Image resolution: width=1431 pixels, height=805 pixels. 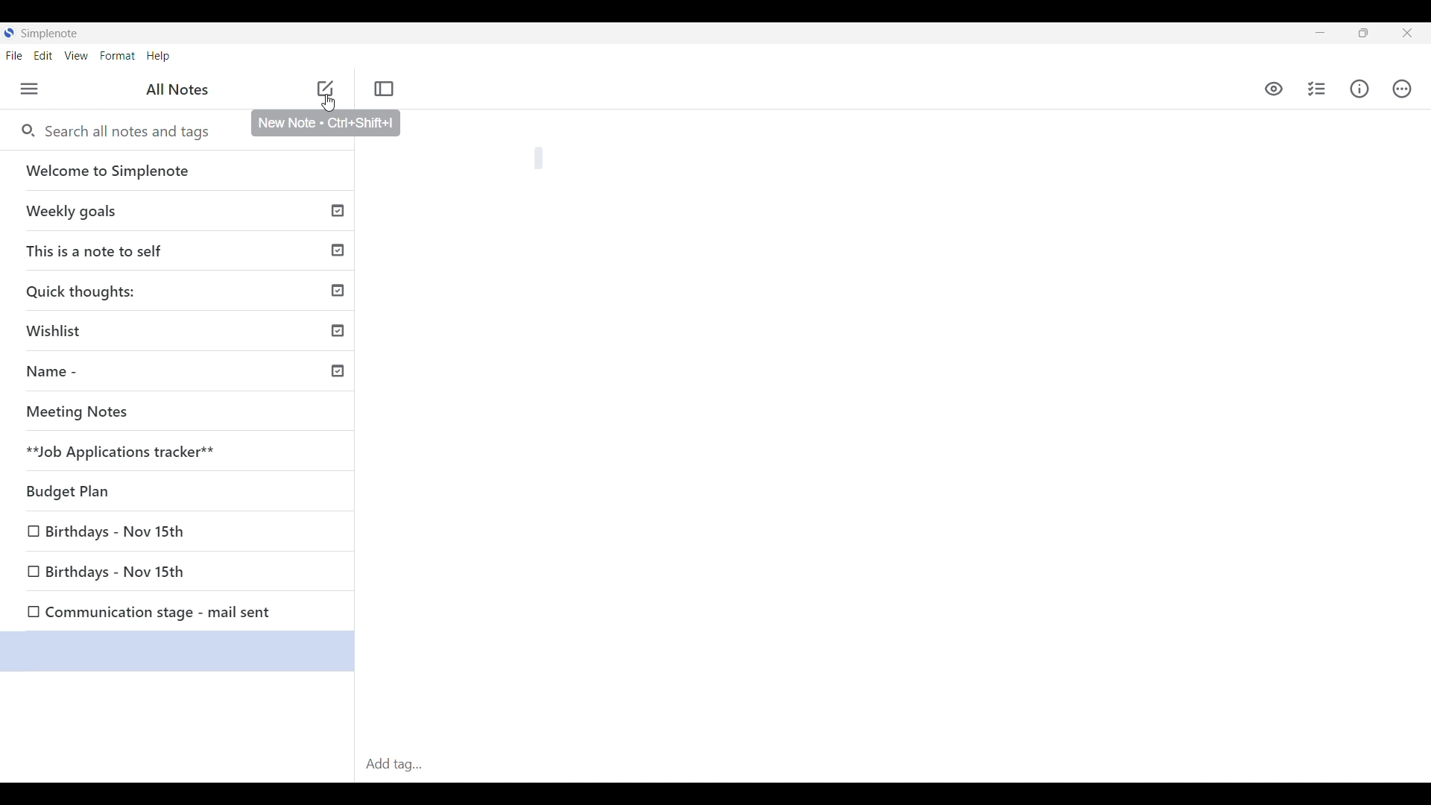 I want to click on Minimize, so click(x=1316, y=33).